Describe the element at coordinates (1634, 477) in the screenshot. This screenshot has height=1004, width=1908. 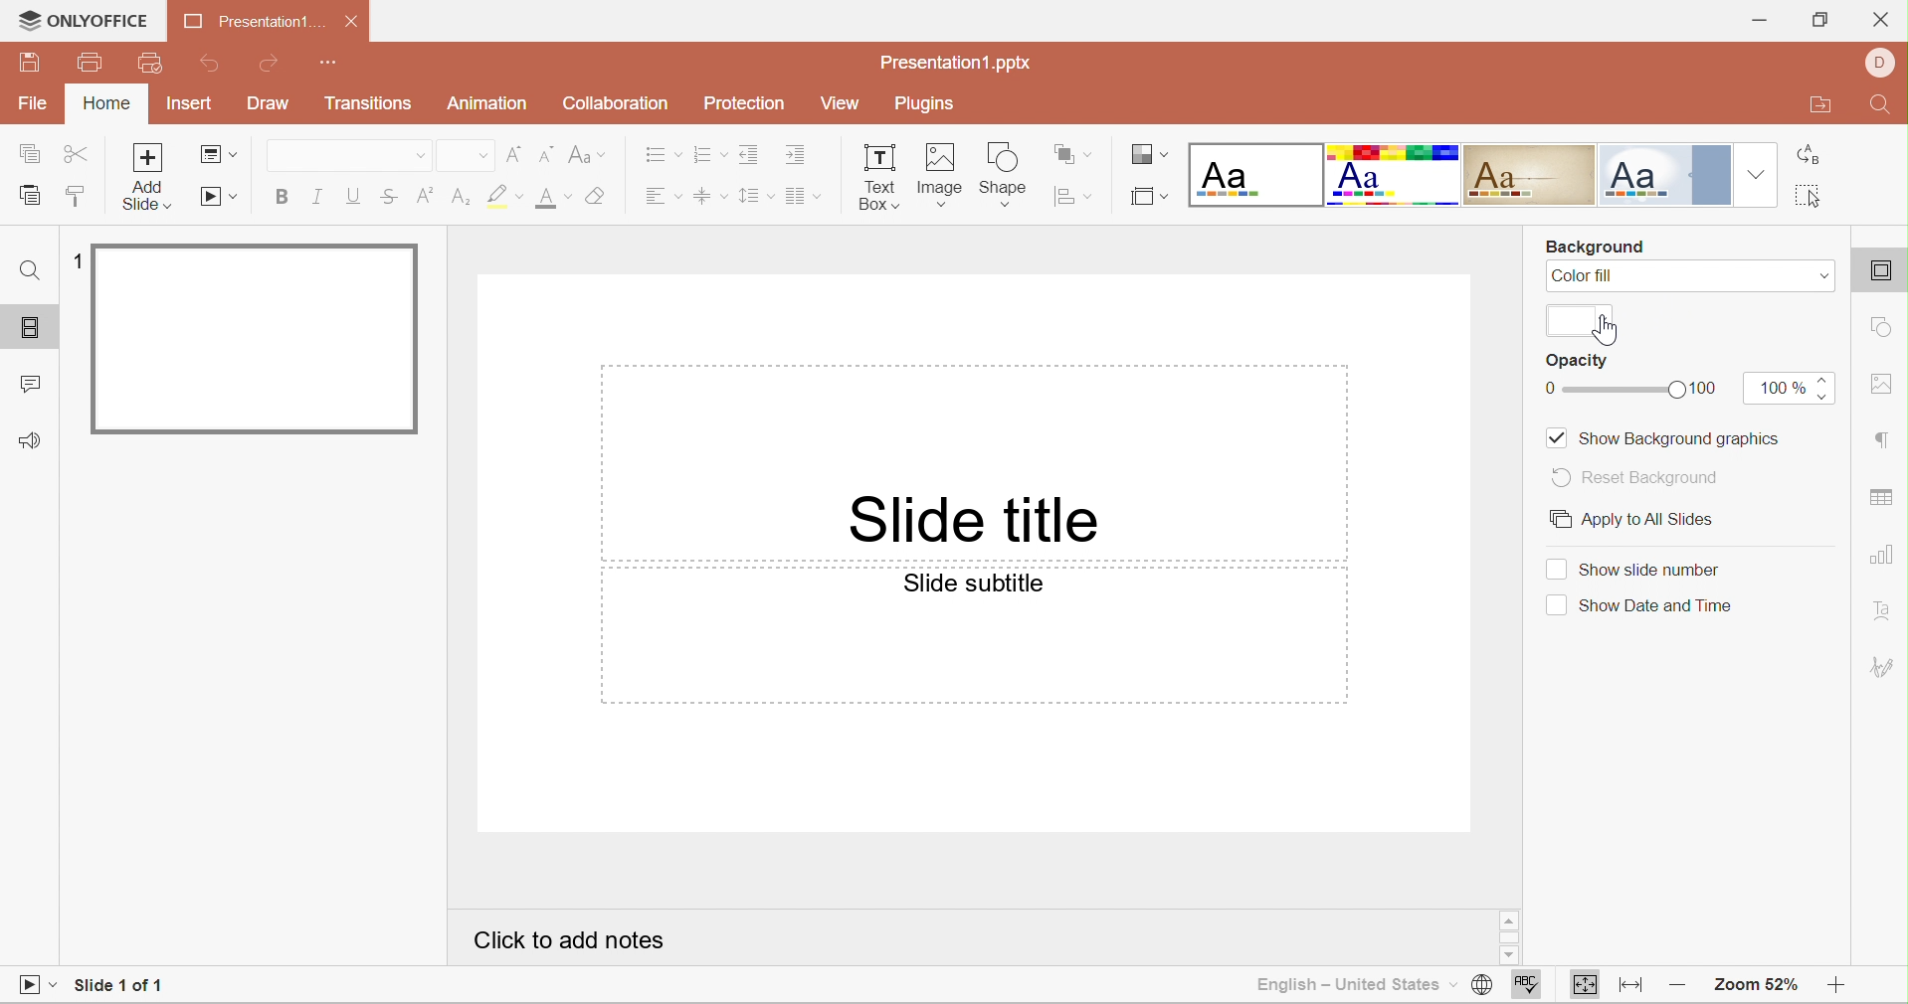
I see `Reset Background` at that location.